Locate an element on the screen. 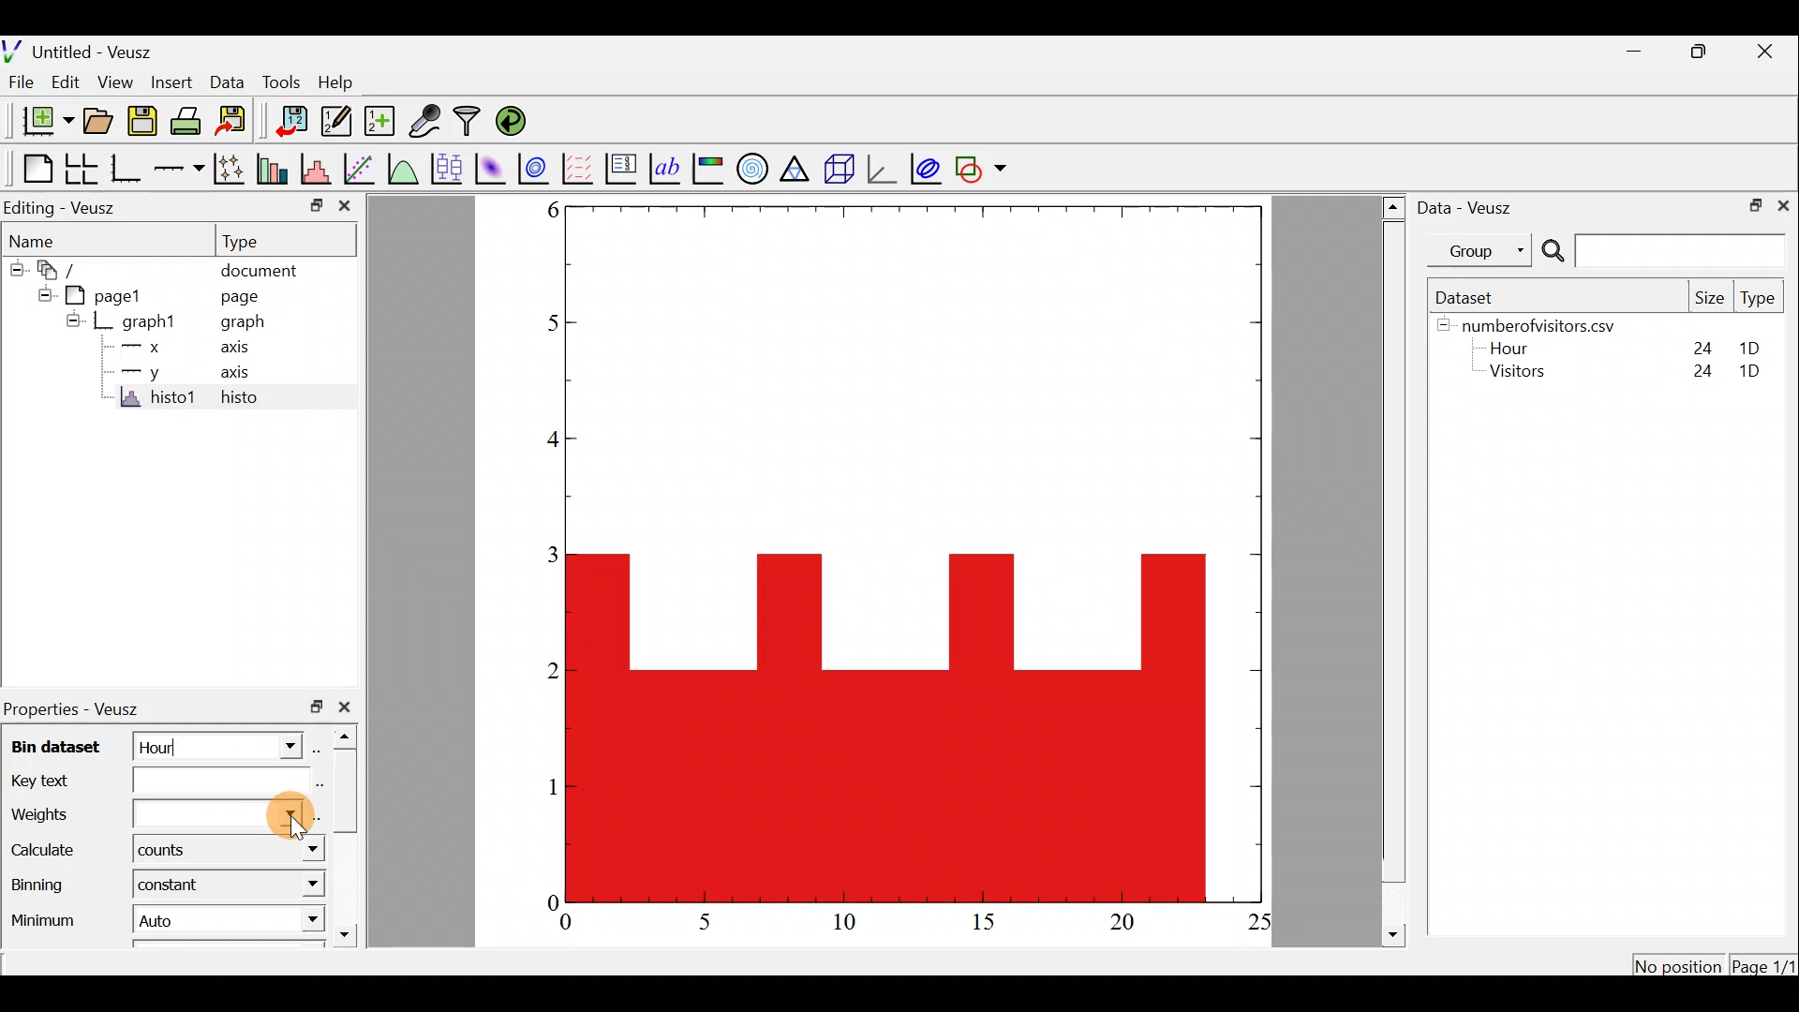 The height and width of the screenshot is (1012, 1799). edit and enter new datasets is located at coordinates (336, 122).